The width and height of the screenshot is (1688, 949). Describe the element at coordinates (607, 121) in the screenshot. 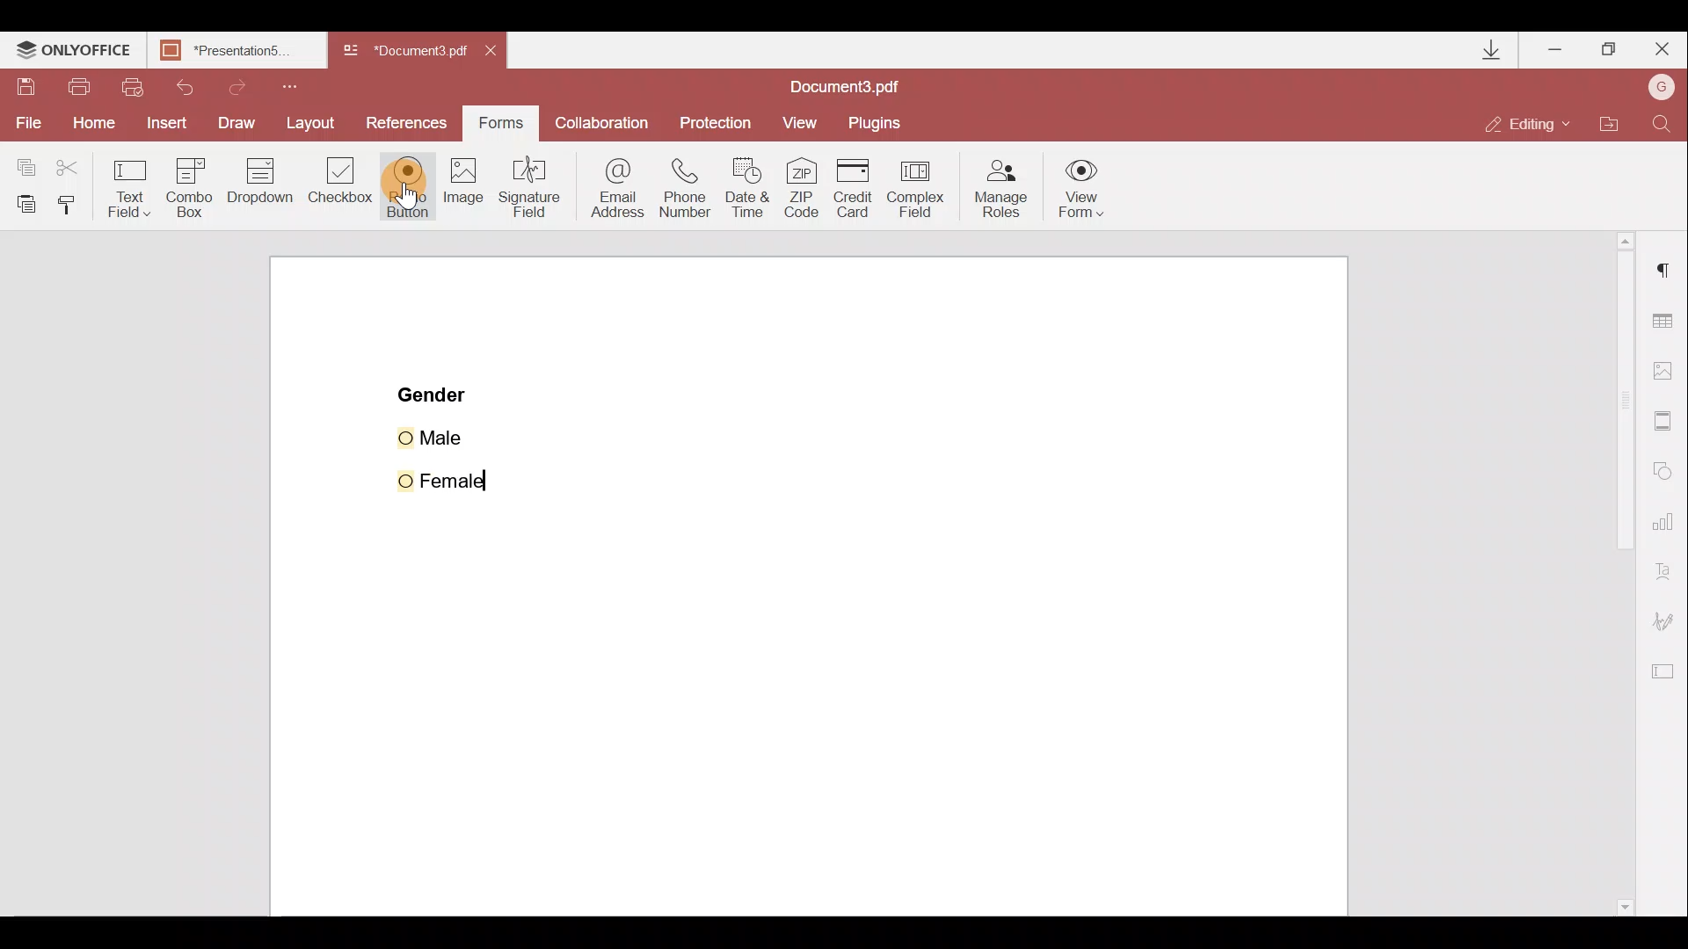

I see `Collaboration` at that location.